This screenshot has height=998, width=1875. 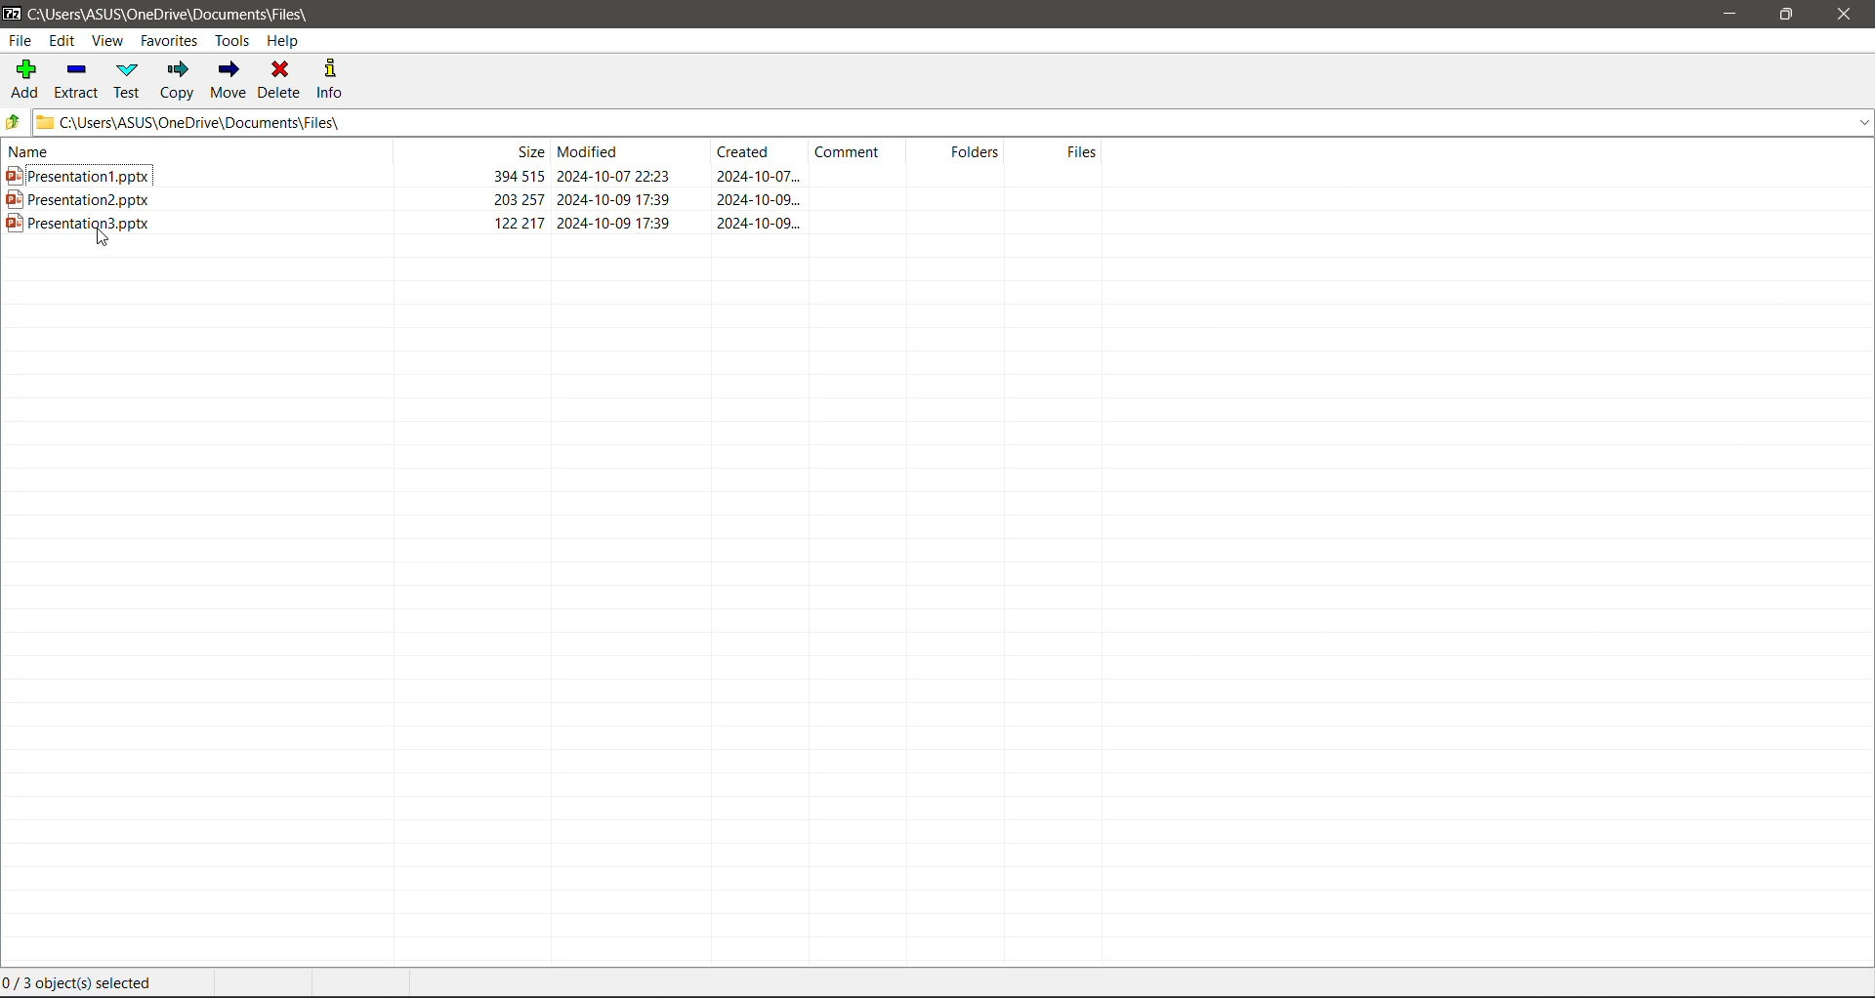 I want to click on Favorites, so click(x=170, y=40).